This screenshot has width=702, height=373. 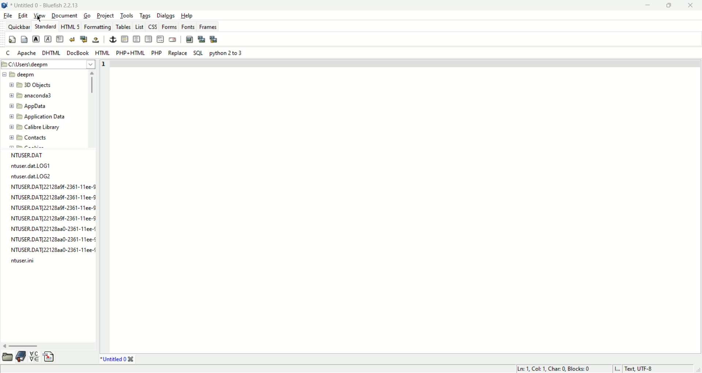 What do you see at coordinates (690, 5) in the screenshot?
I see `close` at bounding box center [690, 5].